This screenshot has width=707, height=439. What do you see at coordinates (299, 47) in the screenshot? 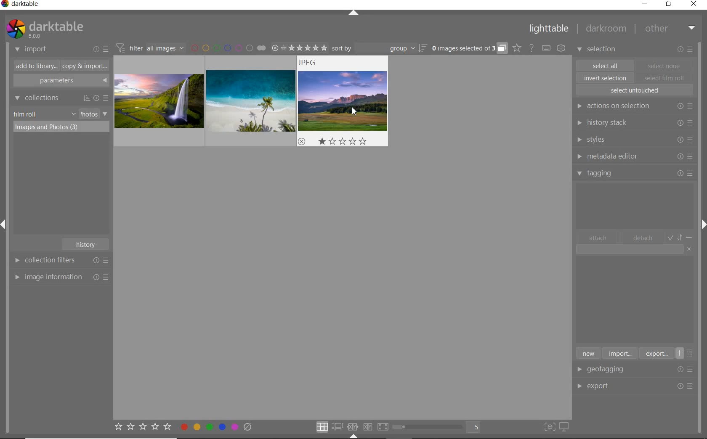
I see `range ratings of selected images` at bounding box center [299, 47].